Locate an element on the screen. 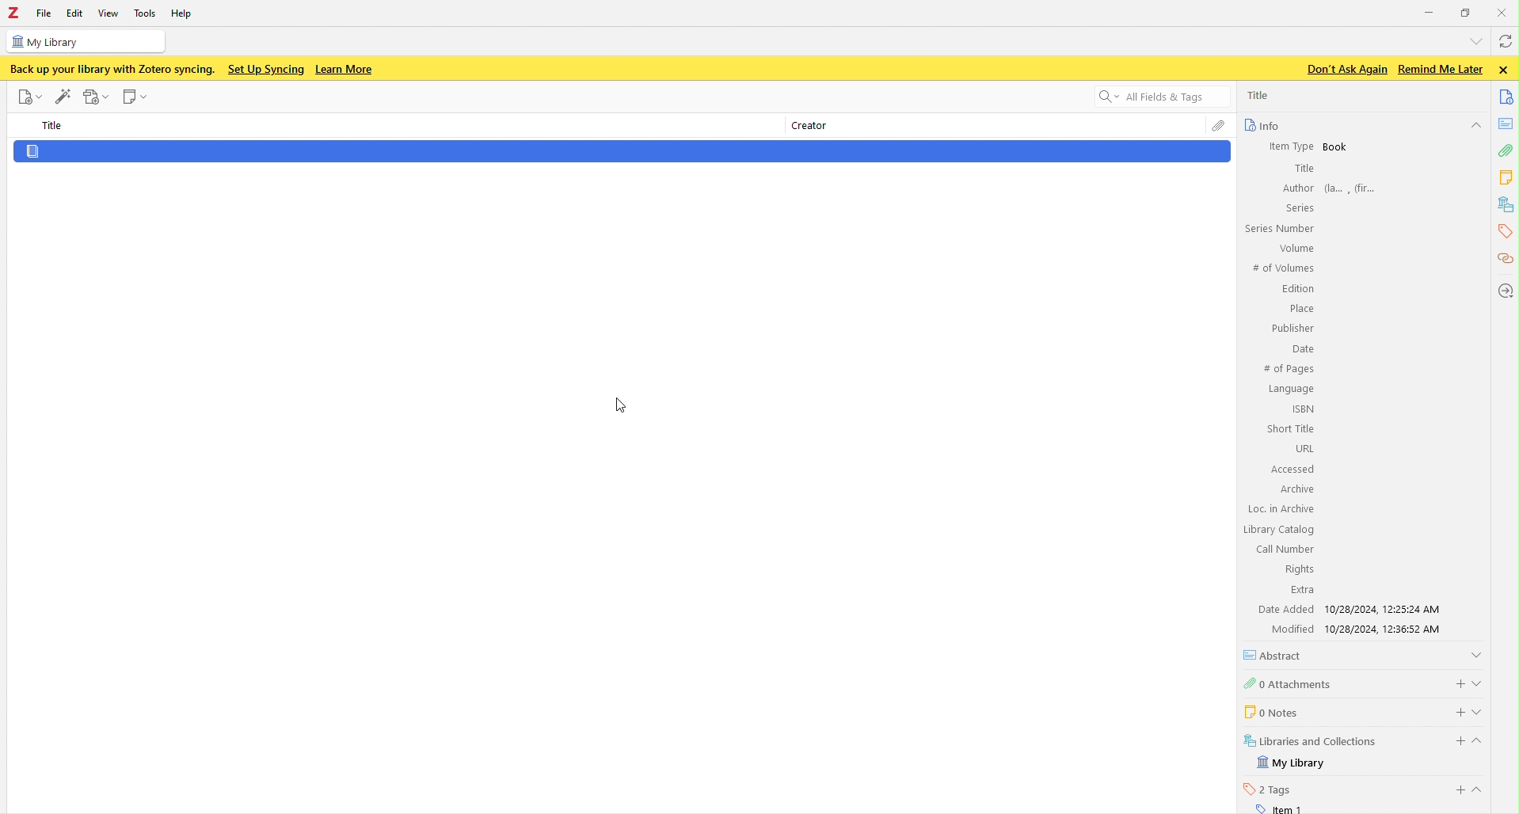 This screenshot has height=814, width=1519. record is located at coordinates (97, 97).